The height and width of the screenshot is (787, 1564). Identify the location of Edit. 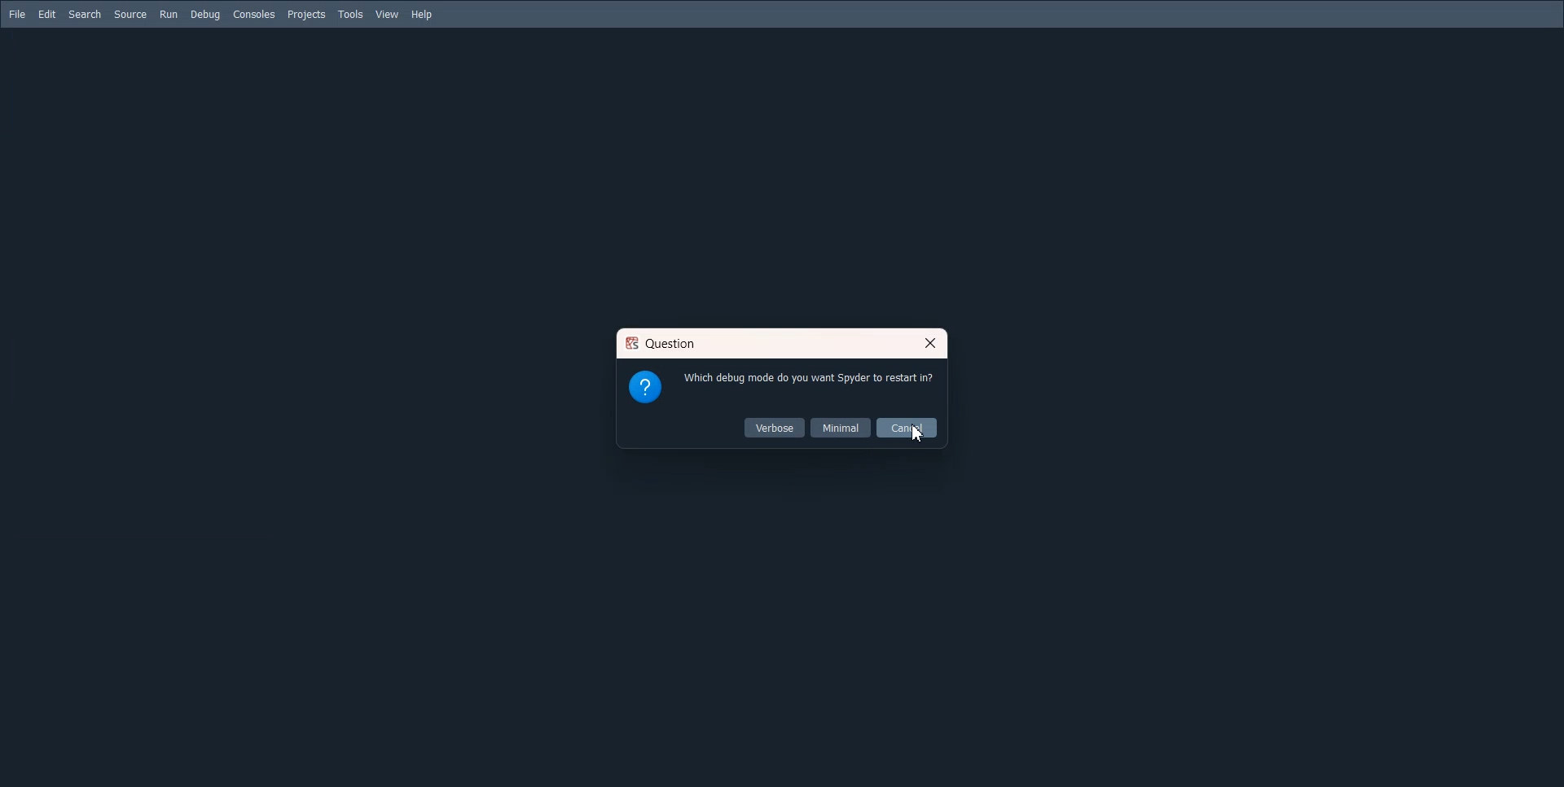
(47, 14).